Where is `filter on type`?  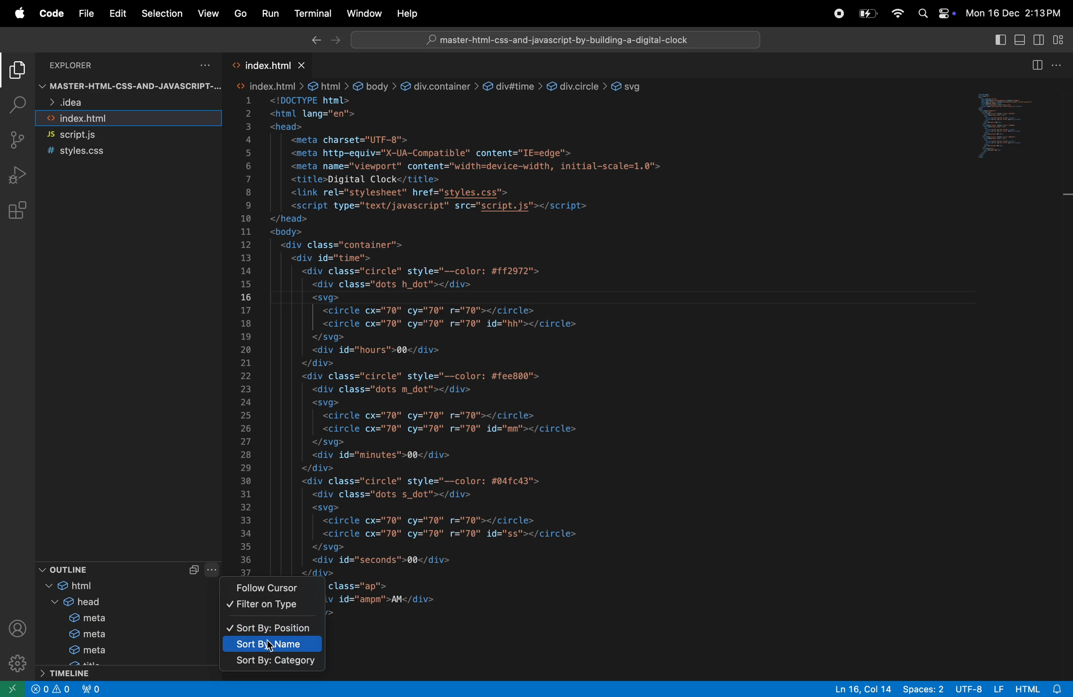
filter on type is located at coordinates (273, 605).